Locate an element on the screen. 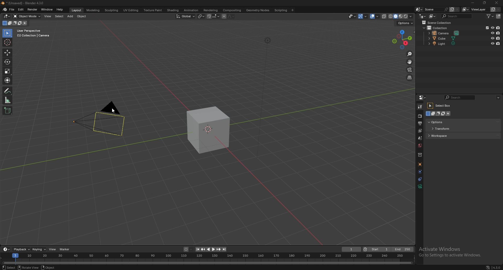   is located at coordinates (451, 252).